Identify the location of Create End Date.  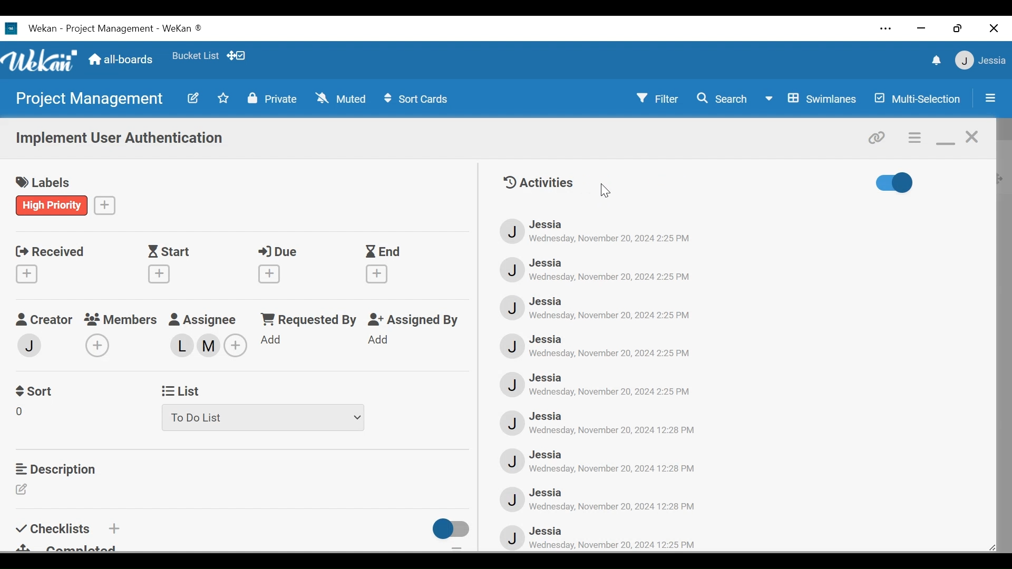
(377, 273).